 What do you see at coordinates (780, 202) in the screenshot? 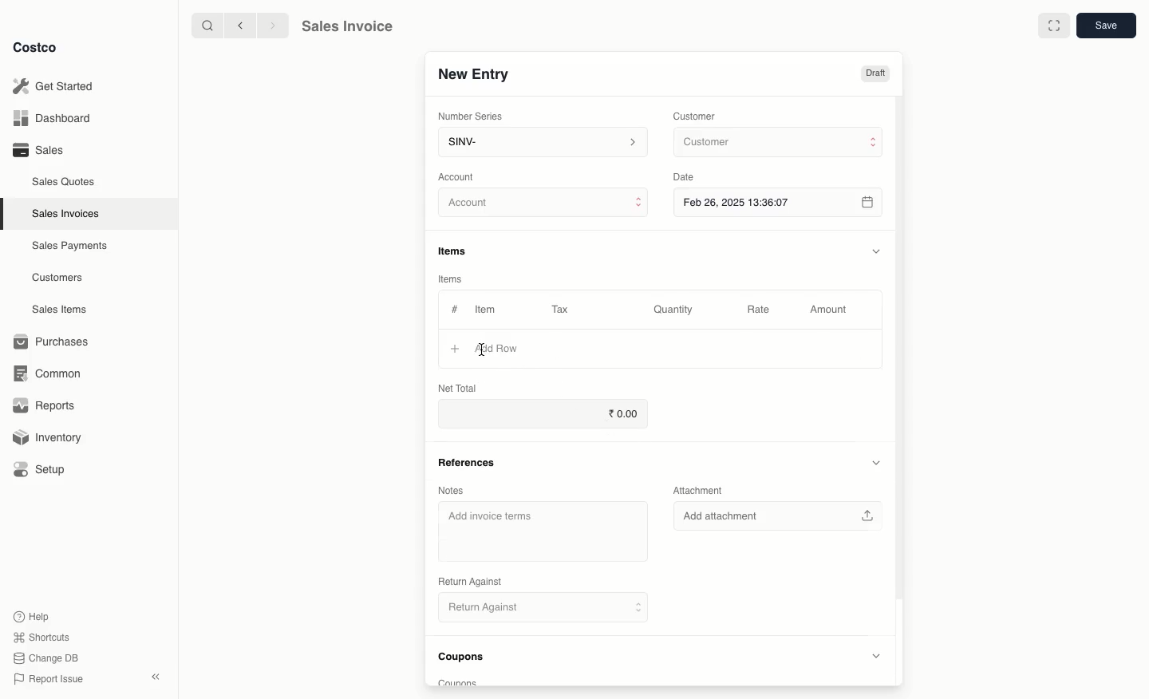
I see `Feb 26, 2025 13:36:07` at bounding box center [780, 202].